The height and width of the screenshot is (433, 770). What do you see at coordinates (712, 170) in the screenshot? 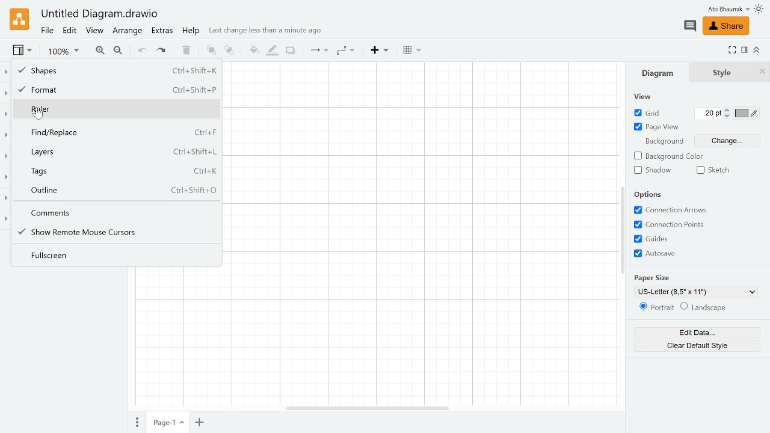
I see `Sketch` at bounding box center [712, 170].